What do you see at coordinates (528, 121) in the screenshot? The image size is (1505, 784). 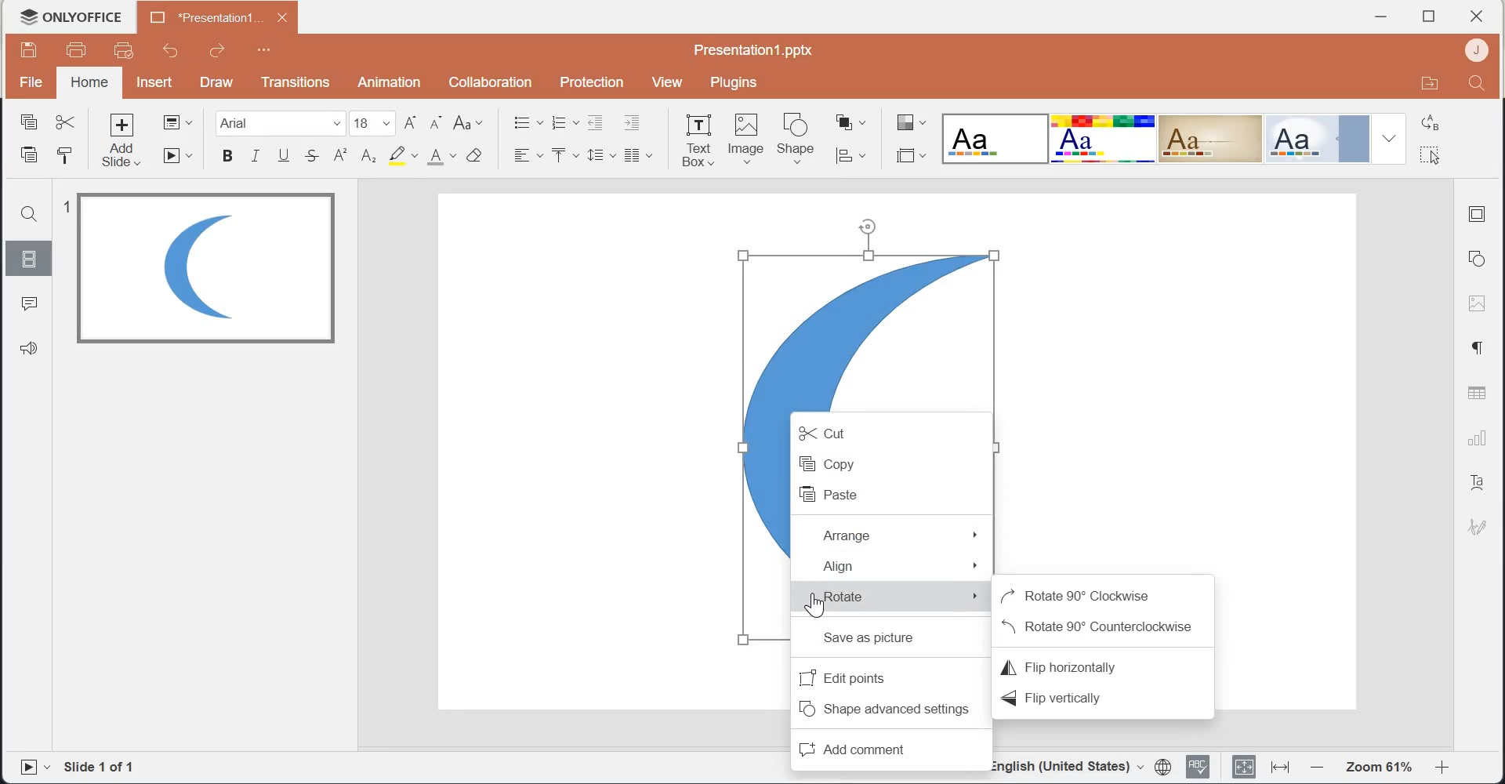 I see `Bullets` at bounding box center [528, 121].